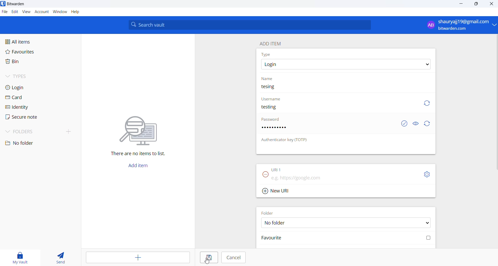 The image size is (498, 266). Describe the element at coordinates (135, 154) in the screenshot. I see `sentence mentioning that there are no items in vault l` at that location.